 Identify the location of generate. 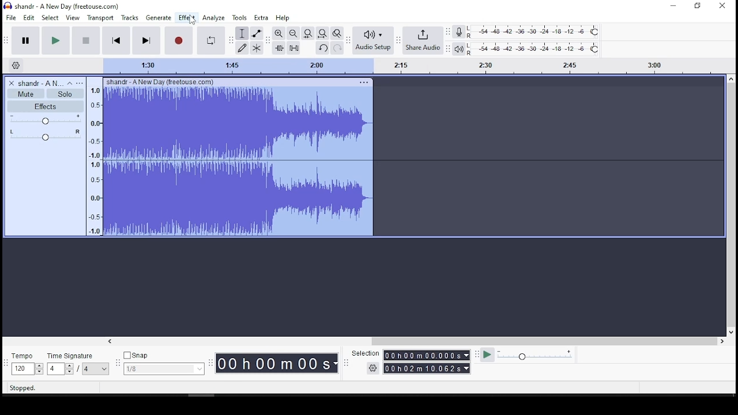
(159, 18).